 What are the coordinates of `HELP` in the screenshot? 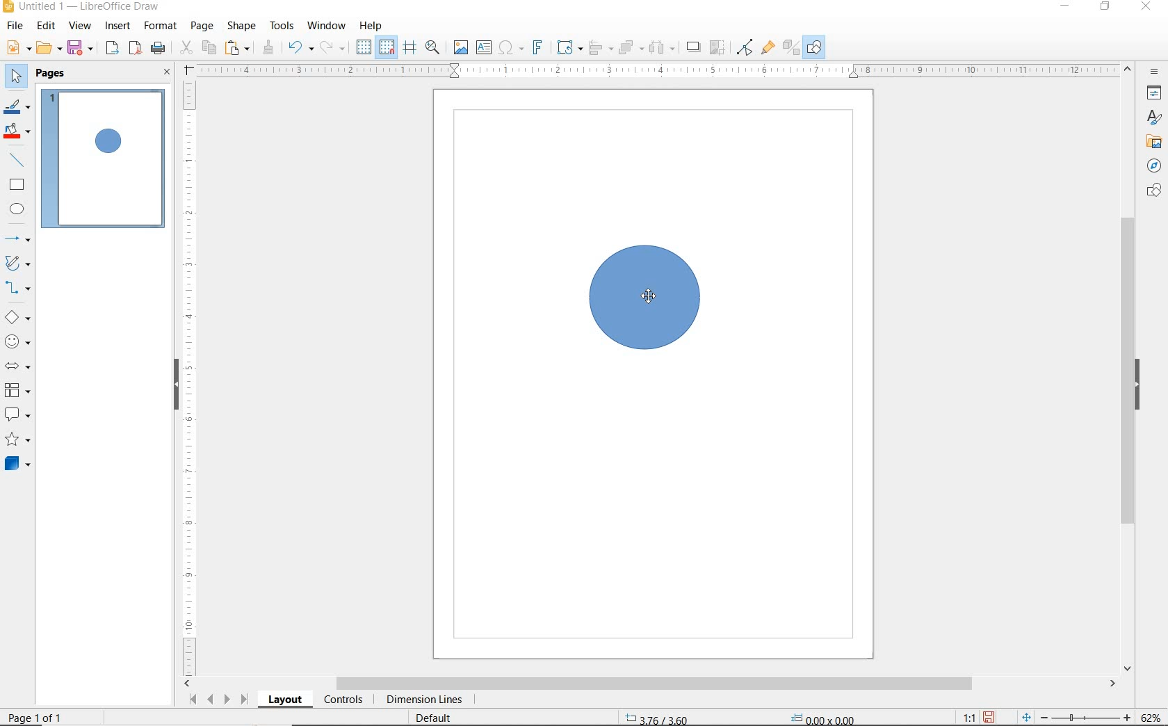 It's located at (371, 27).